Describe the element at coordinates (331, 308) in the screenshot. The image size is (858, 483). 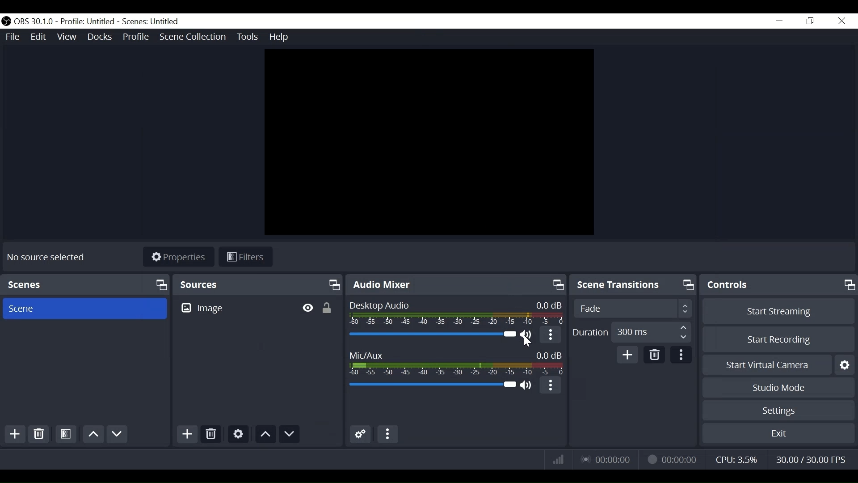
I see `(un)lock` at that location.